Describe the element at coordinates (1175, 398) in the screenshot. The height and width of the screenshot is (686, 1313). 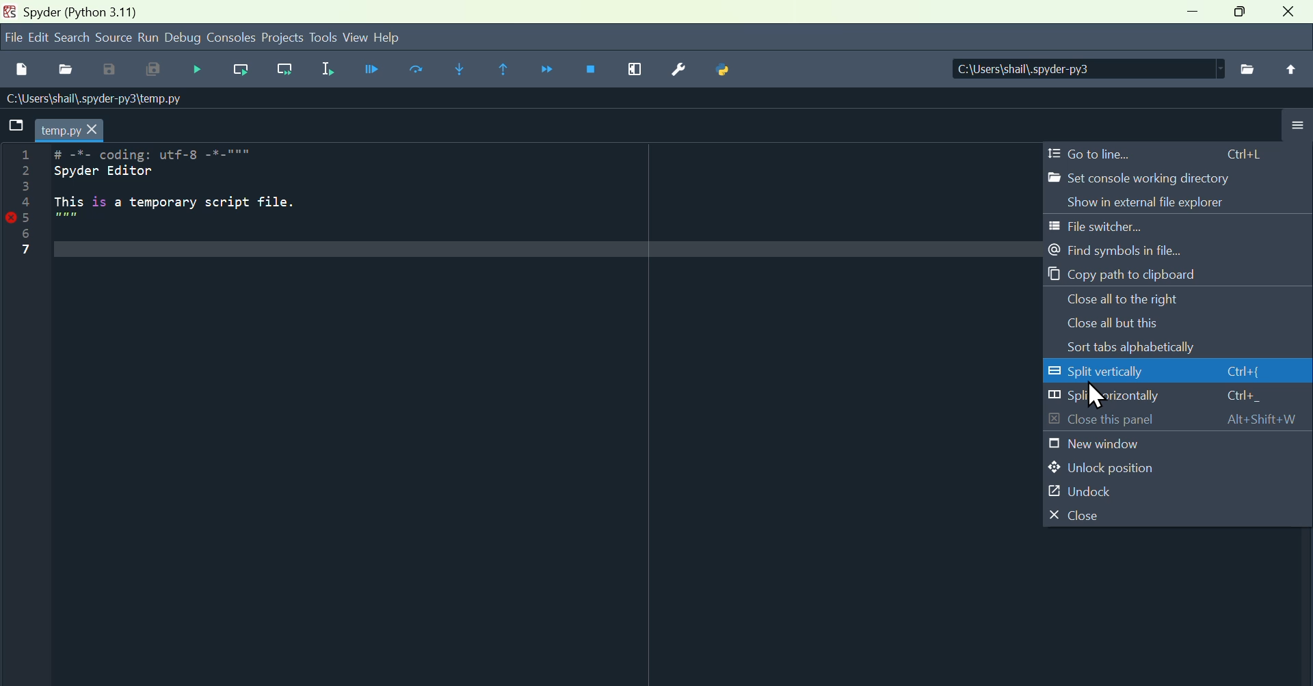
I see `Split horizontally` at that location.